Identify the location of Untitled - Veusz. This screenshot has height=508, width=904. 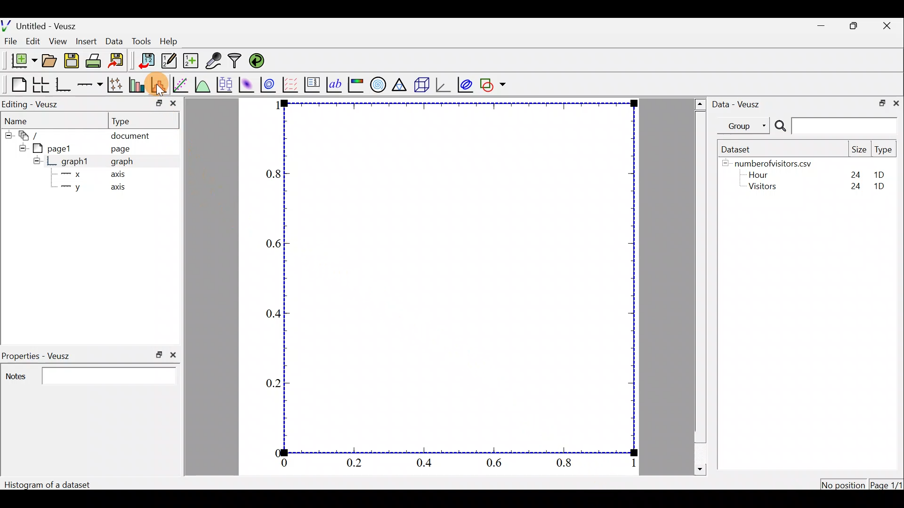
(42, 25).